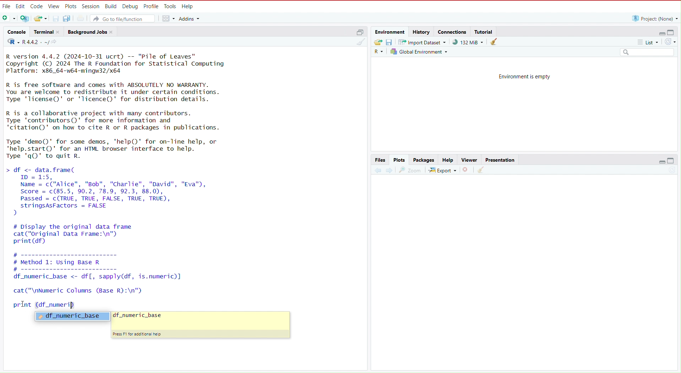 The height and width of the screenshot is (373, 681). Describe the element at coordinates (10, 41) in the screenshot. I see `language select` at that location.